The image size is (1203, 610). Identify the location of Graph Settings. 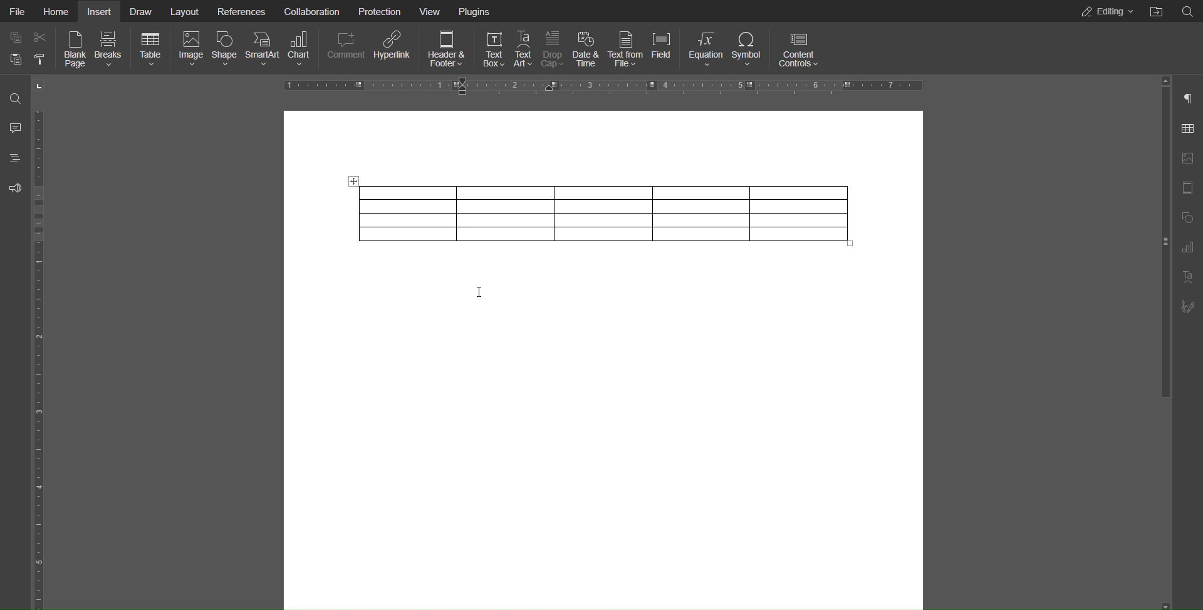
(1187, 249).